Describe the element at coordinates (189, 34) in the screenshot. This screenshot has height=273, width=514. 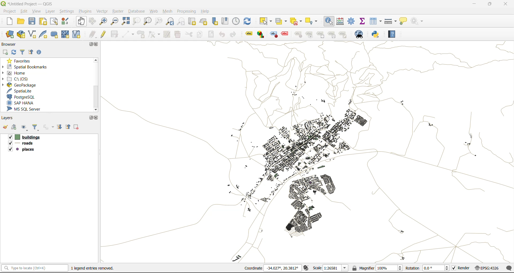
I see `cut` at that location.